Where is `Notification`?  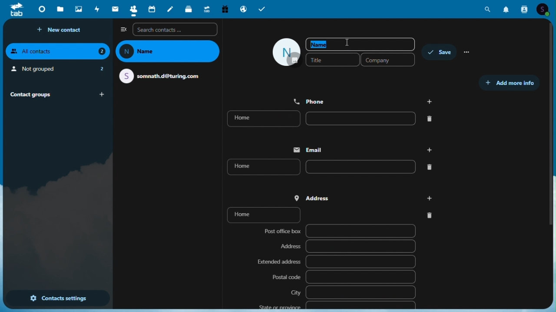 Notification is located at coordinates (506, 10).